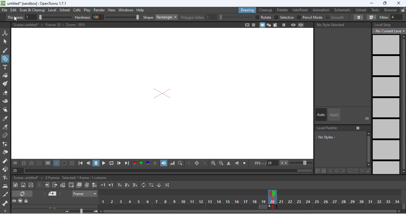 This screenshot has height=214, width=406. Describe the element at coordinates (81, 211) in the screenshot. I see `zoom factor` at that location.